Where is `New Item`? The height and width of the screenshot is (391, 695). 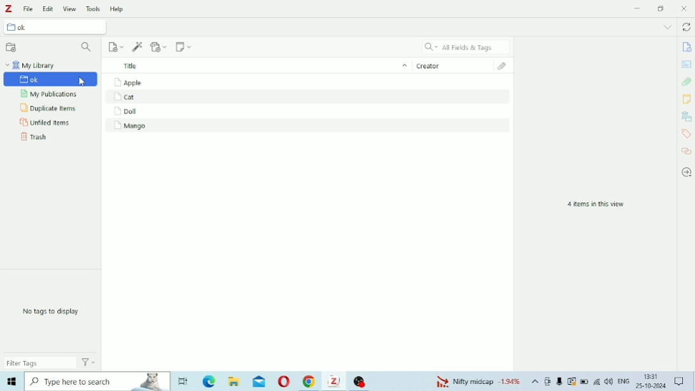 New Item is located at coordinates (116, 47).